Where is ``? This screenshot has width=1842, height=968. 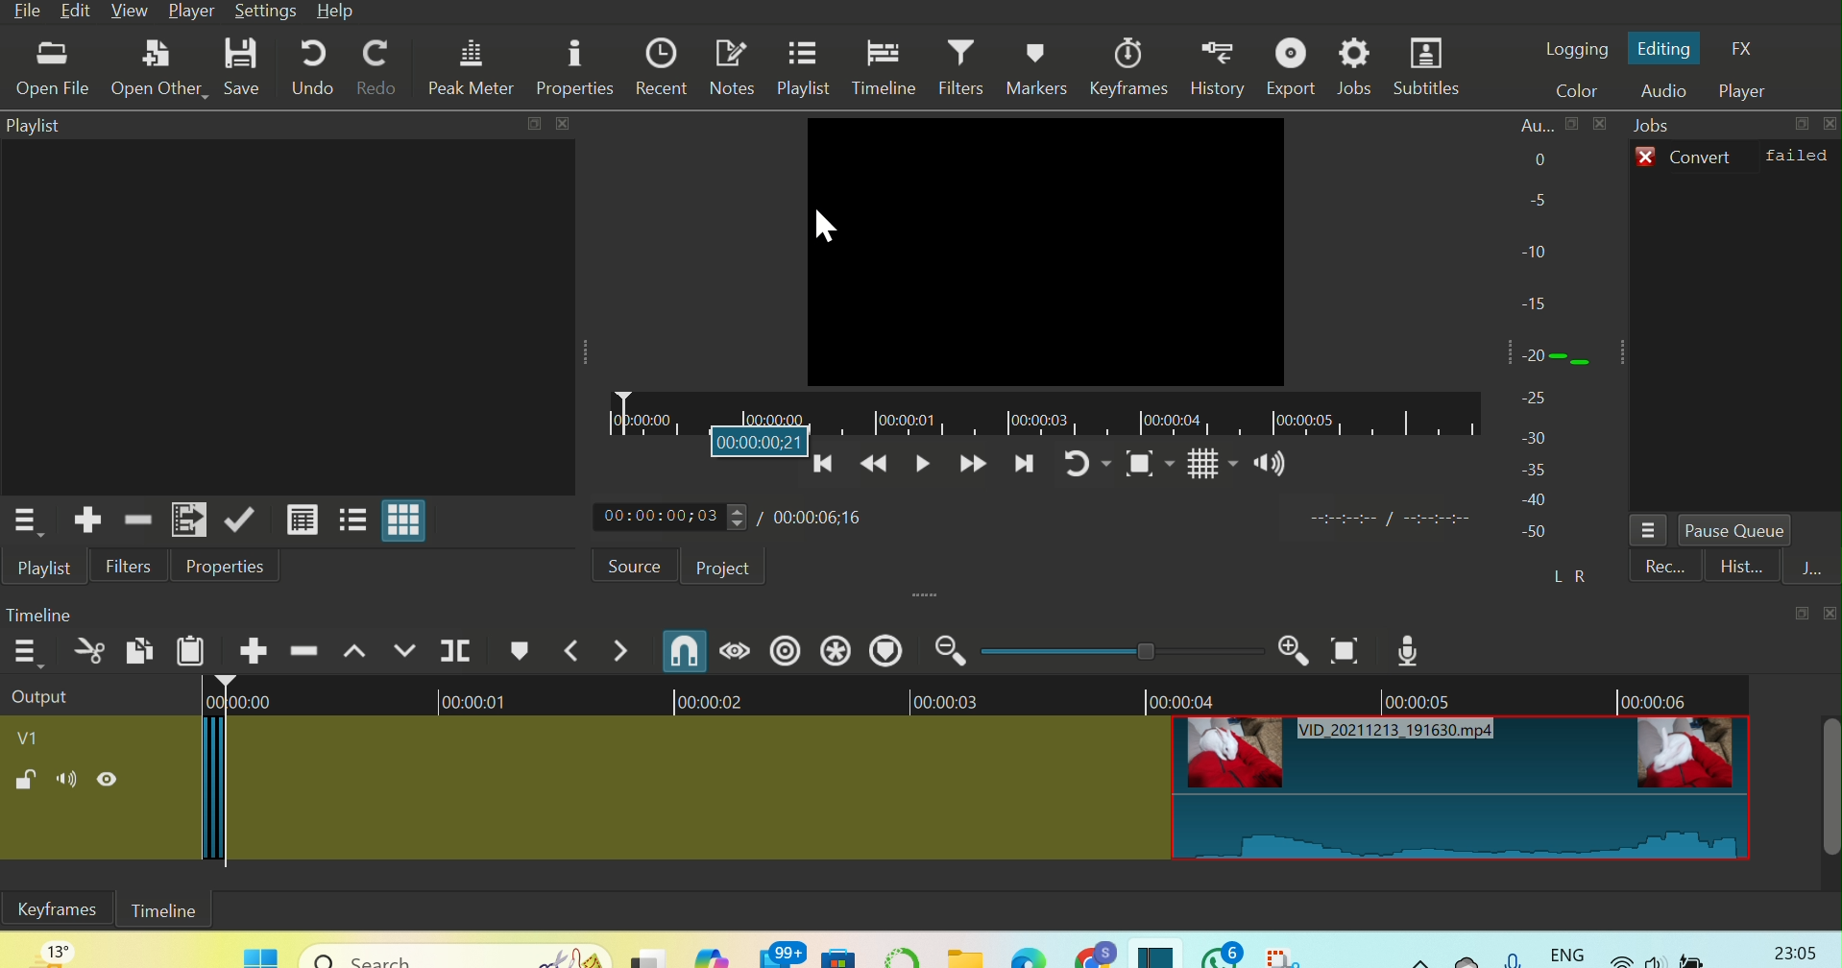
 is located at coordinates (456, 950).